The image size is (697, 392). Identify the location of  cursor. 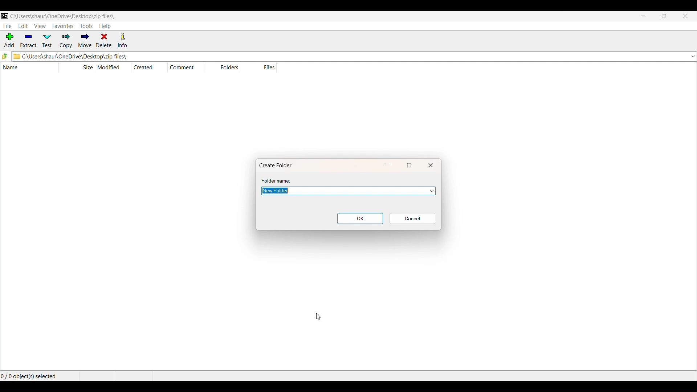
(319, 316).